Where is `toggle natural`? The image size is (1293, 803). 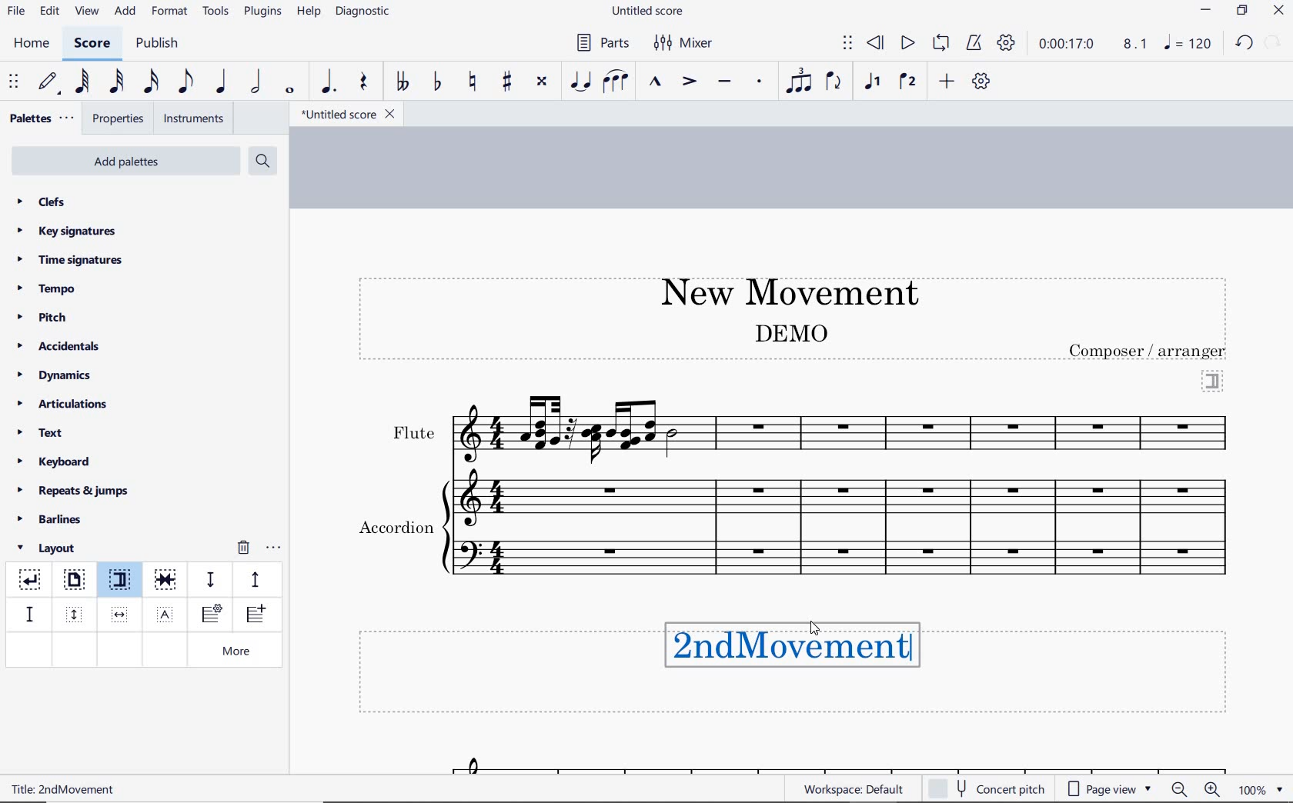 toggle natural is located at coordinates (474, 82).